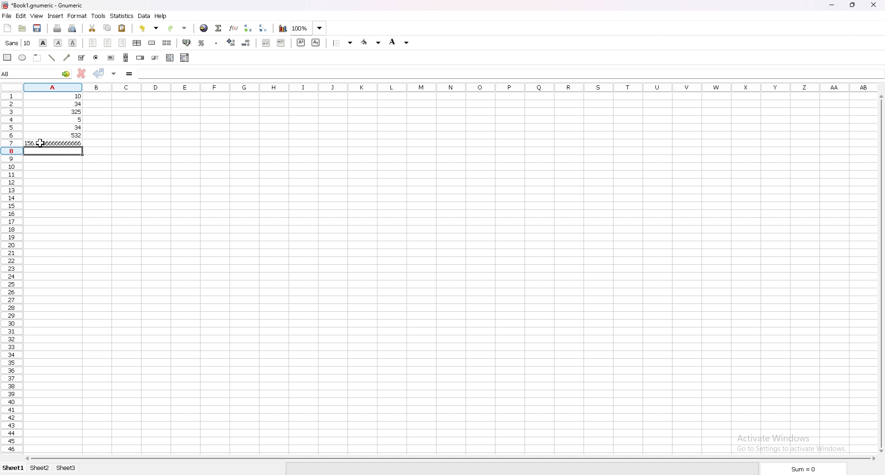 Image resolution: width=885 pixels, height=475 pixels. I want to click on decrease decimals, so click(247, 42).